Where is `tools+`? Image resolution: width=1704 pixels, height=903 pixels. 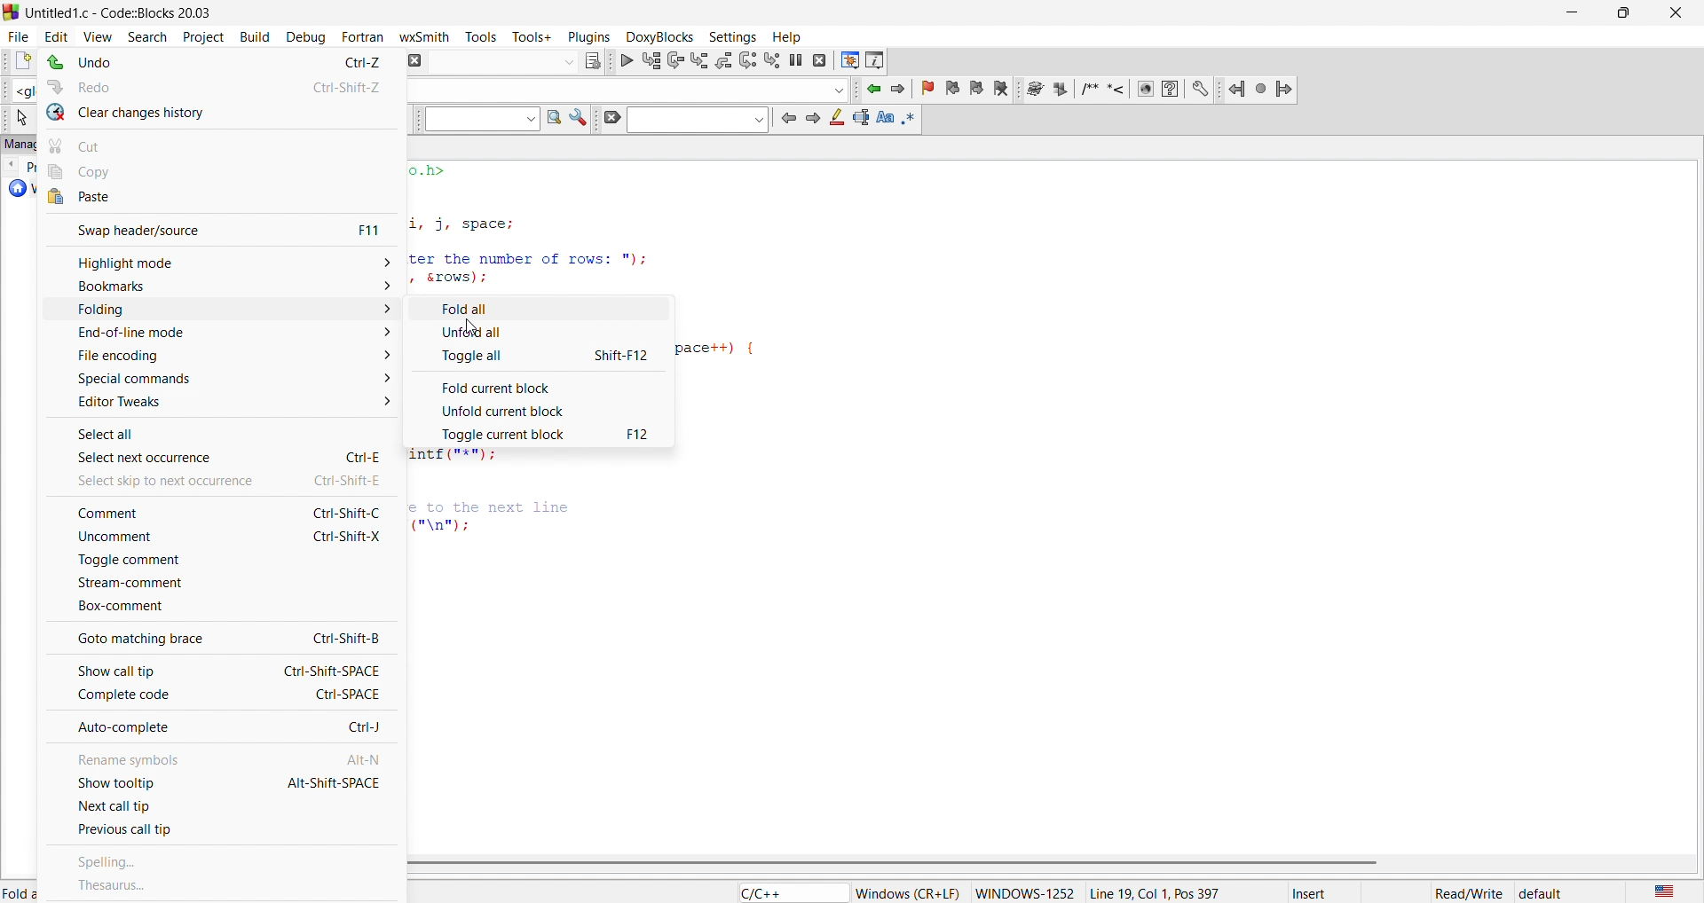
tools+ is located at coordinates (532, 35).